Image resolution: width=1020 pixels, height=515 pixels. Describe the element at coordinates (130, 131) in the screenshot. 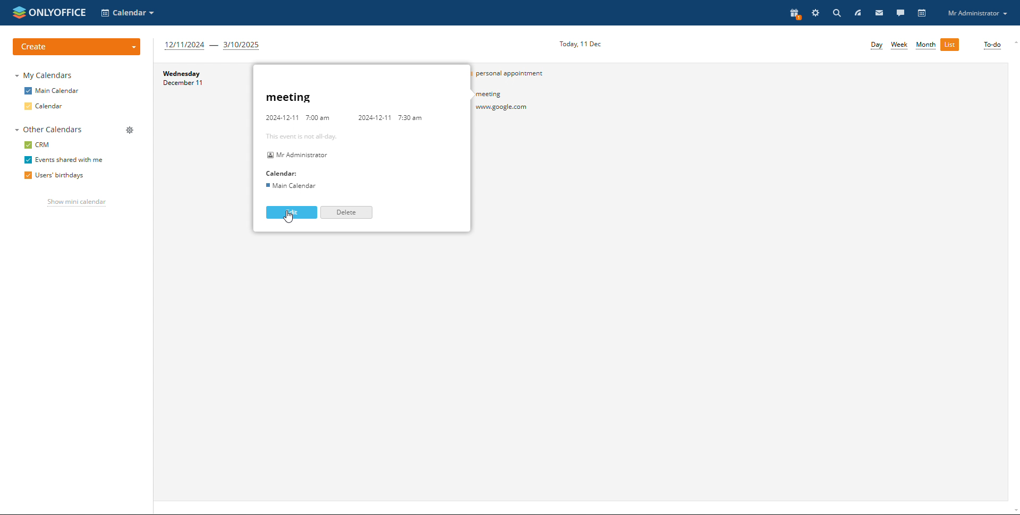

I see `manage` at that location.